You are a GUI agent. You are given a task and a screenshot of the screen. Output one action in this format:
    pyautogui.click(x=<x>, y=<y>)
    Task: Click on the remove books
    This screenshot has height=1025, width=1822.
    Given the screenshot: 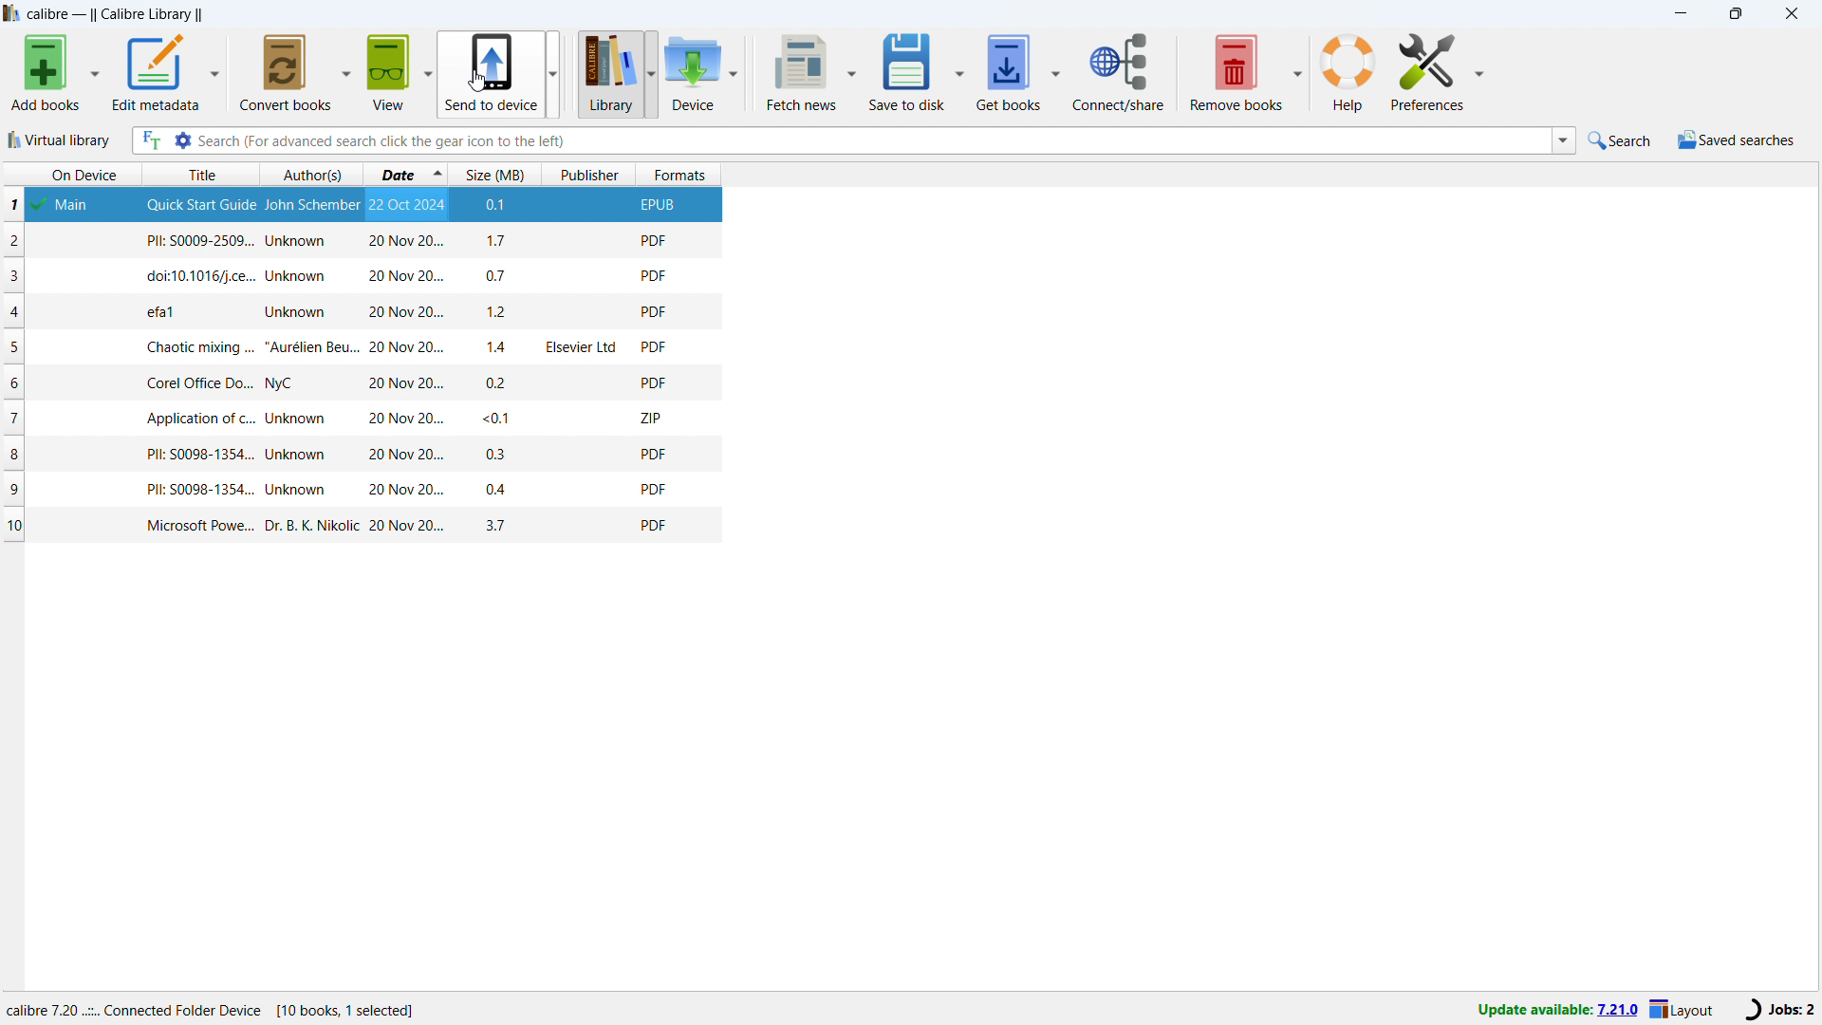 What is the action you would take?
    pyautogui.click(x=1236, y=72)
    